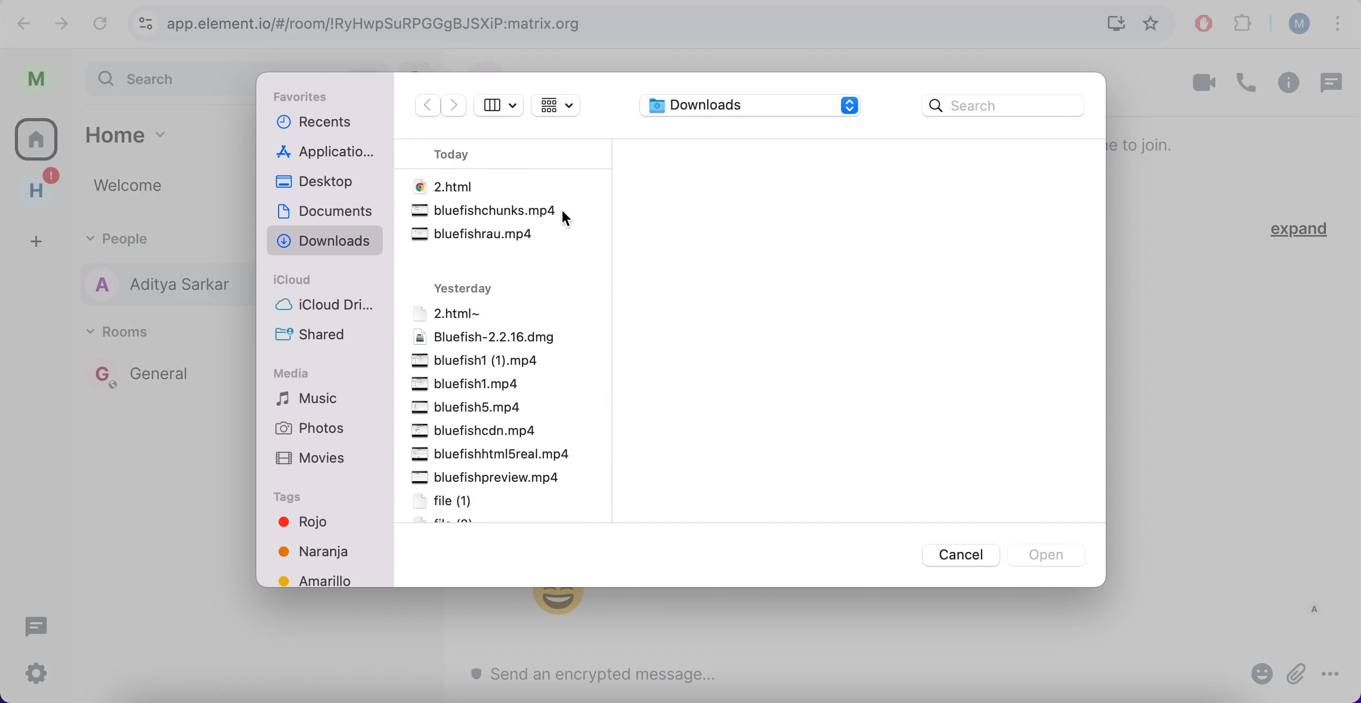  What do you see at coordinates (472, 233) in the screenshot?
I see `.mp4 file` at bounding box center [472, 233].